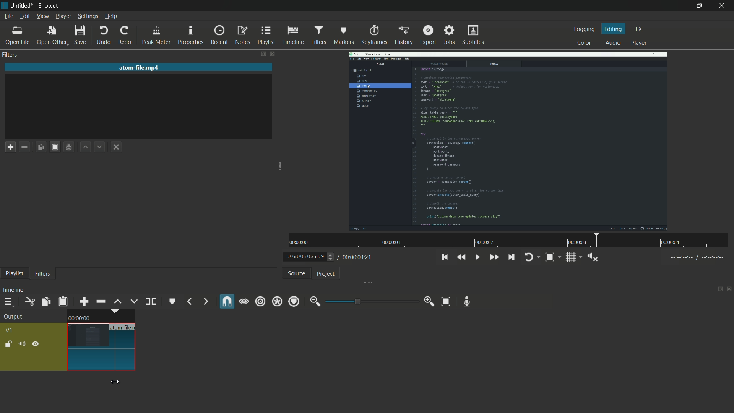  I want to click on overwrite, so click(135, 301).